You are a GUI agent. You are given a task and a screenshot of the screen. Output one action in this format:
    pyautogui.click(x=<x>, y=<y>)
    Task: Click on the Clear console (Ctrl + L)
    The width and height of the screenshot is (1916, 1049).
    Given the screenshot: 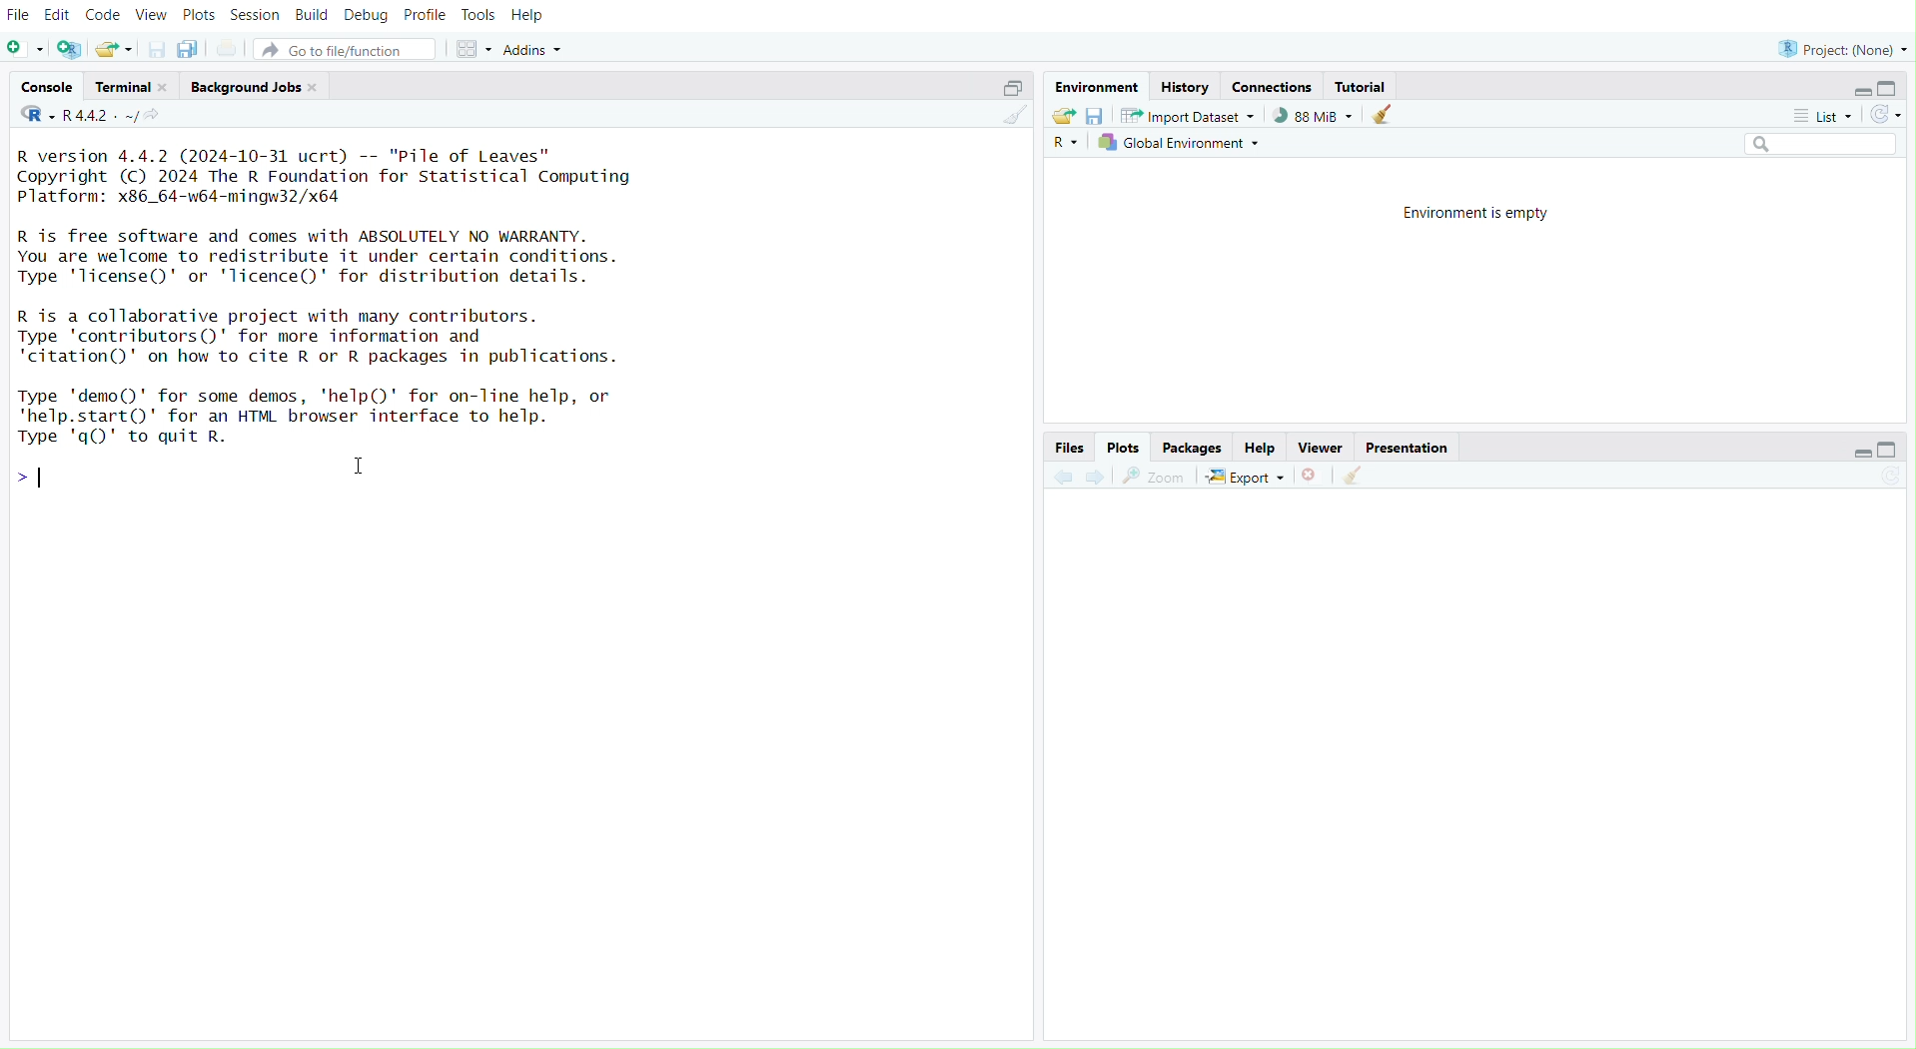 What is the action you would take?
    pyautogui.click(x=1011, y=117)
    